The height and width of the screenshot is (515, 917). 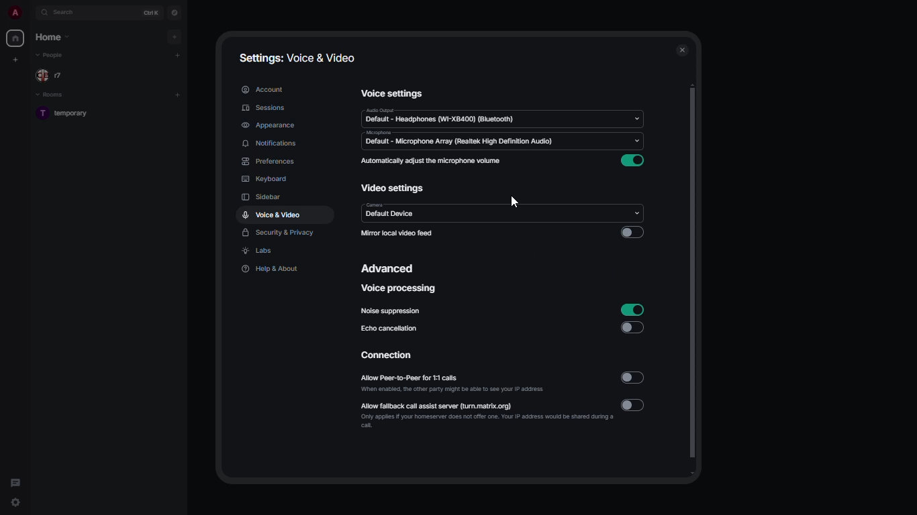 What do you see at coordinates (634, 378) in the screenshot?
I see `disabled` at bounding box center [634, 378].